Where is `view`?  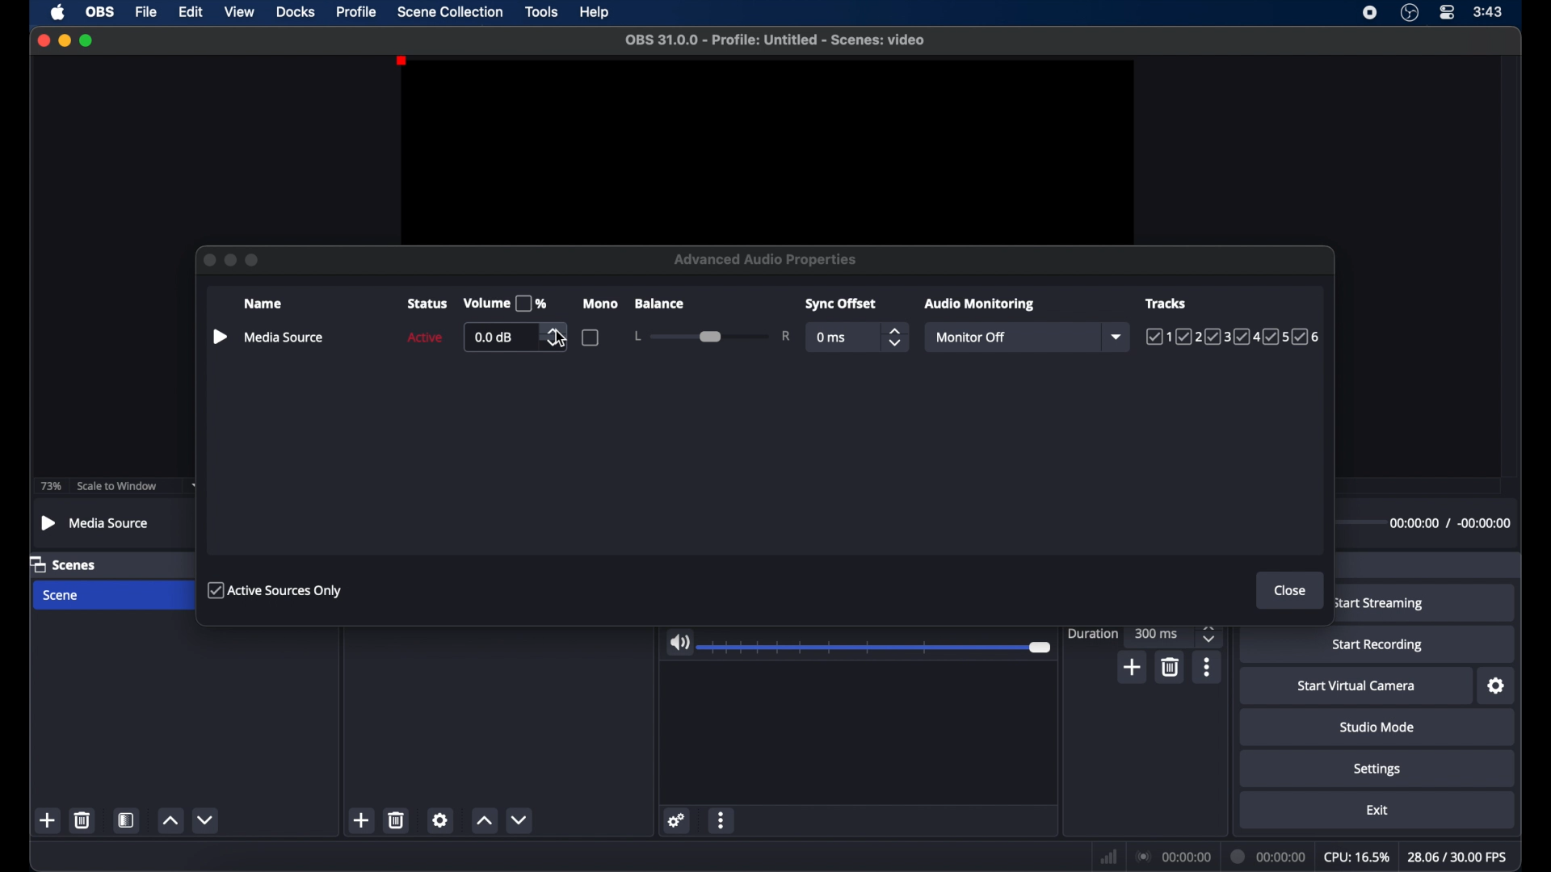
view is located at coordinates (239, 10).